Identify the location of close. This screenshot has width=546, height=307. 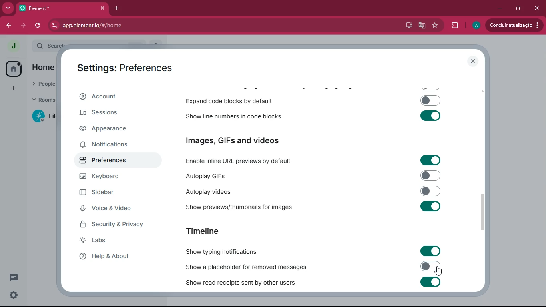
(472, 61).